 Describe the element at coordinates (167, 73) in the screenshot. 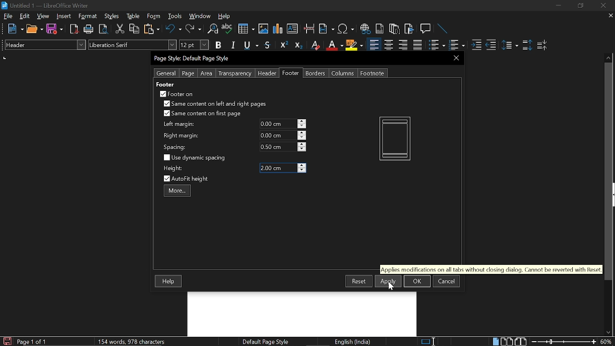

I see `General` at that location.